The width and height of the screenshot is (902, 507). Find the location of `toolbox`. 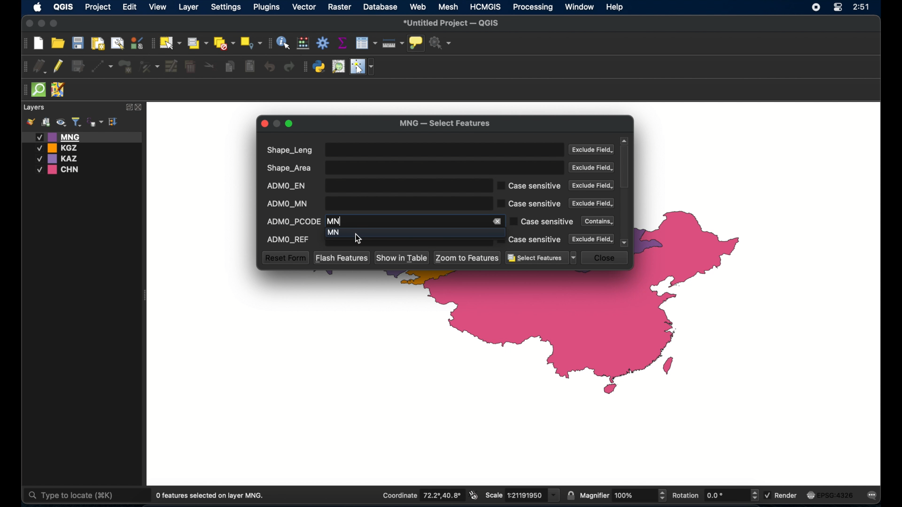

toolbox is located at coordinates (323, 43).